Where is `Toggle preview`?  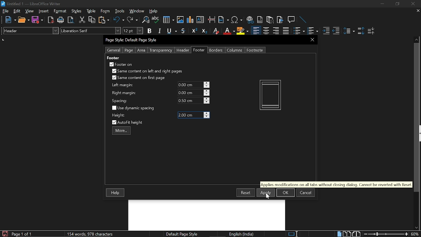 Toggle preview is located at coordinates (70, 20).